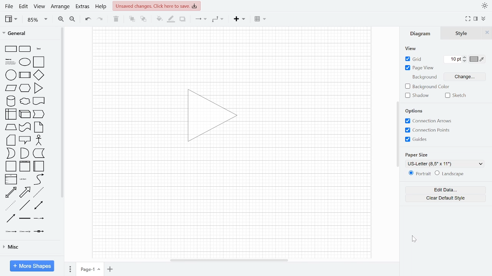  Describe the element at coordinates (25, 232) in the screenshot. I see `Connector with 3 labels` at that location.